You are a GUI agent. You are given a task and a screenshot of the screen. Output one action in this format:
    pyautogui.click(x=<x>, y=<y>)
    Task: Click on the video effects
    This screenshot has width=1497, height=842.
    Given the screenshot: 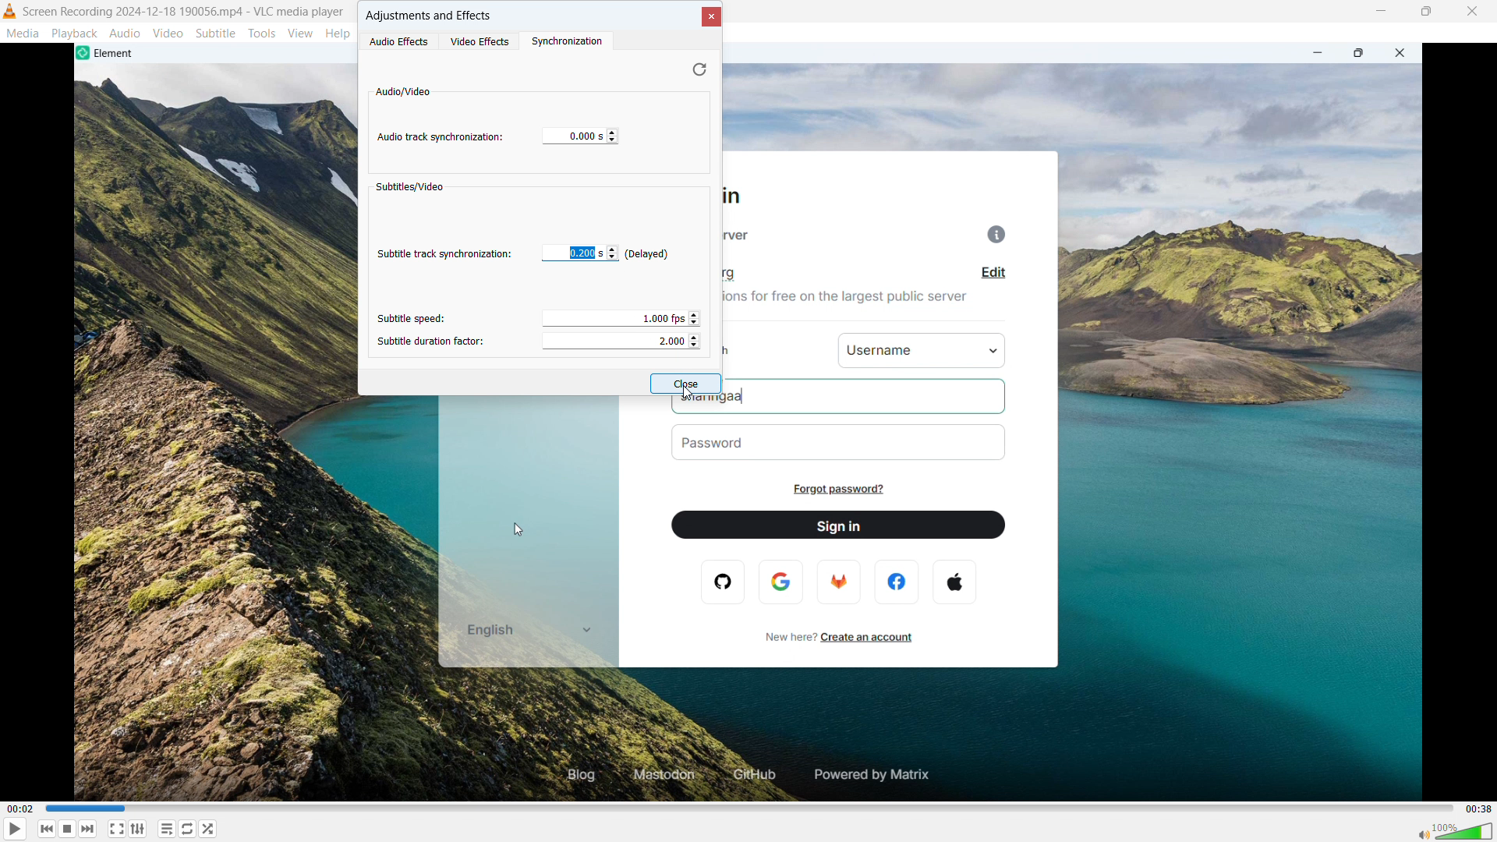 What is the action you would take?
    pyautogui.click(x=480, y=41)
    